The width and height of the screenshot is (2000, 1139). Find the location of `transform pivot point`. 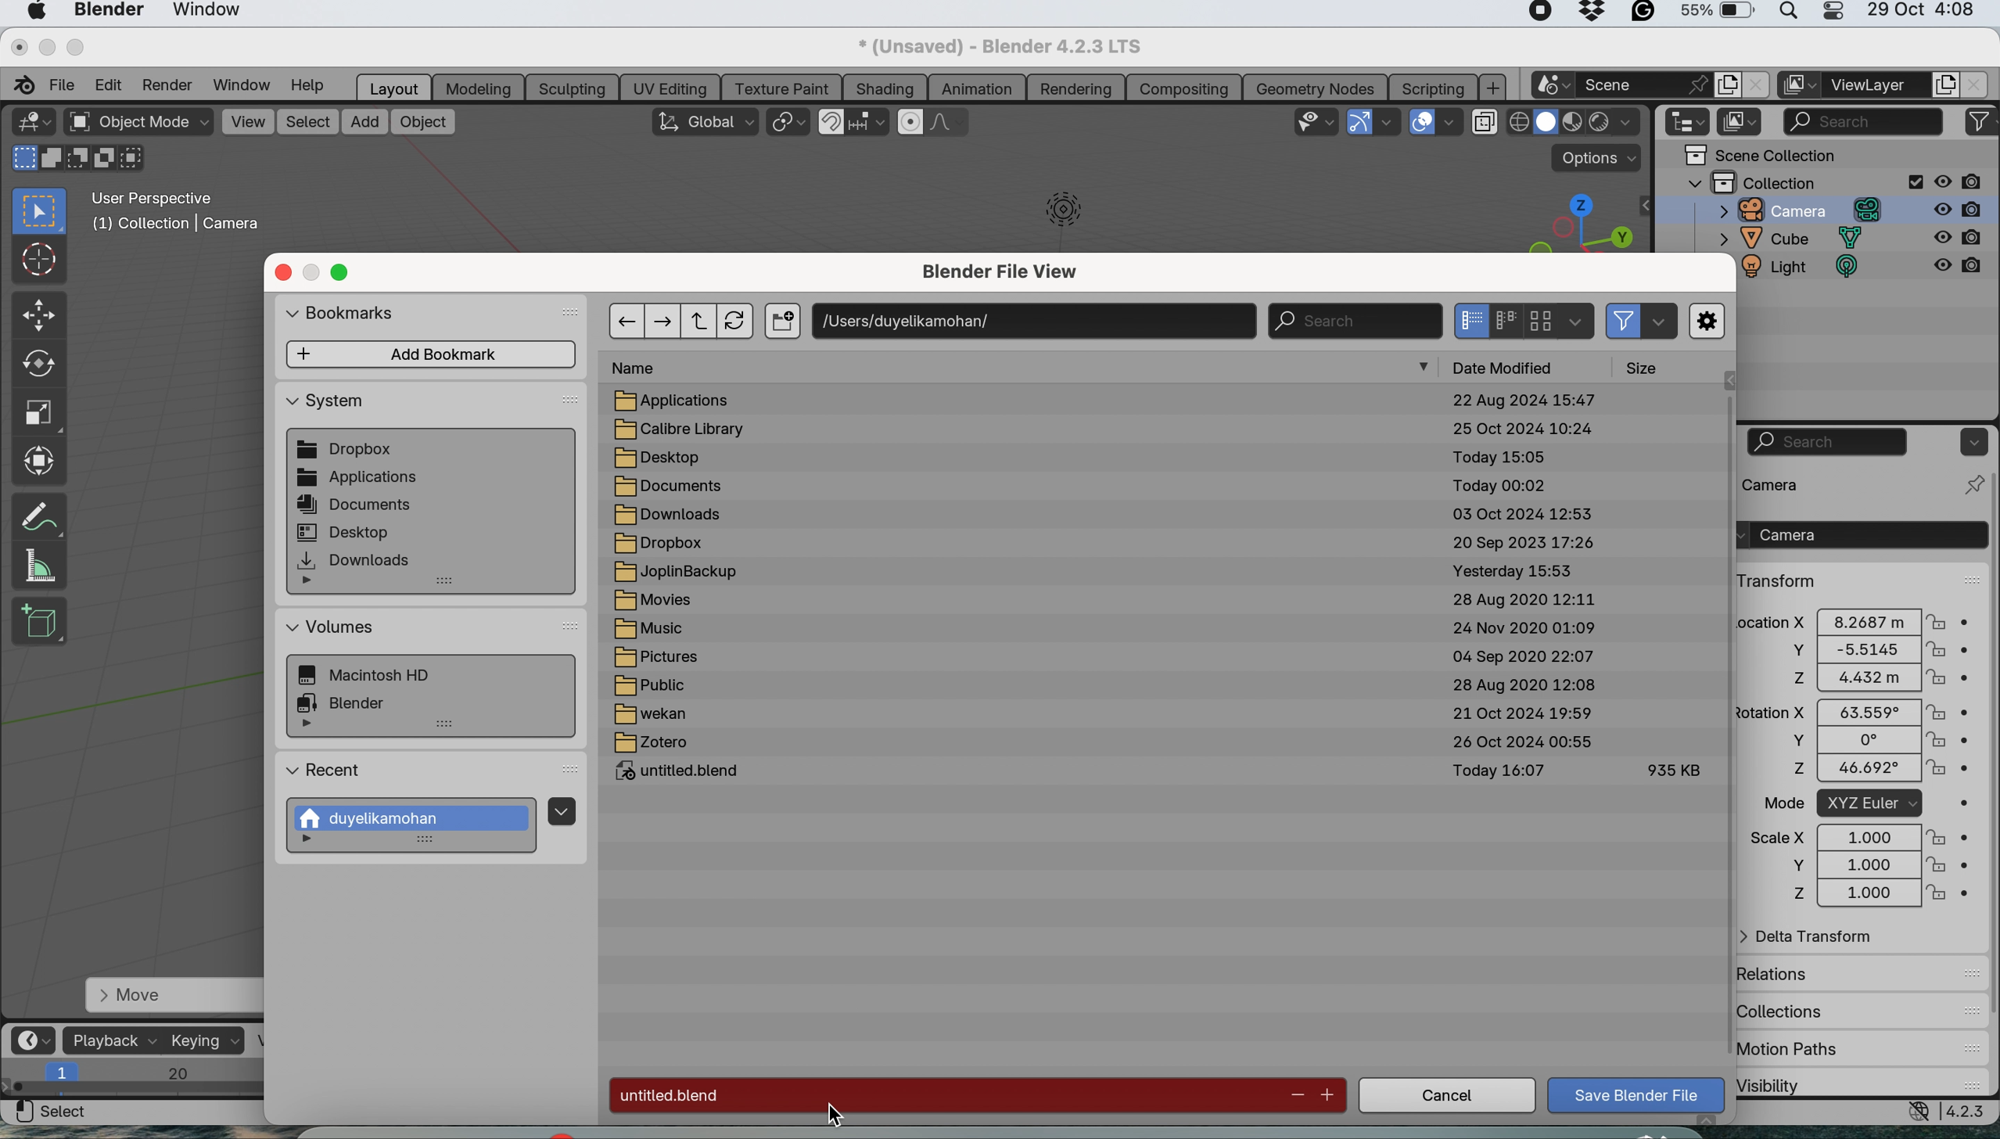

transform pivot point is located at coordinates (787, 124).